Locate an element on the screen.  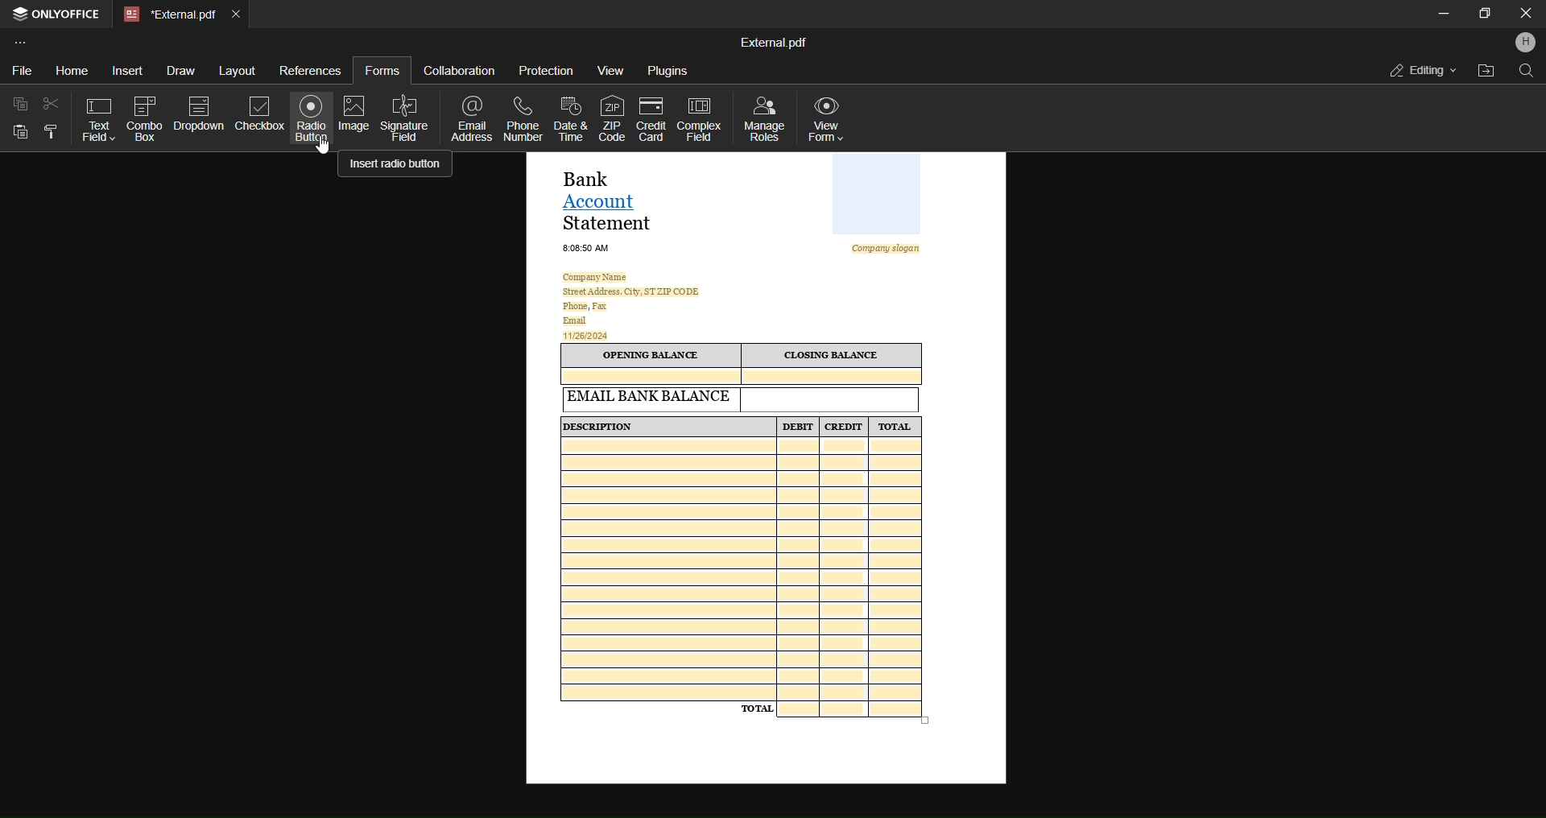
plugins is located at coordinates (664, 70).